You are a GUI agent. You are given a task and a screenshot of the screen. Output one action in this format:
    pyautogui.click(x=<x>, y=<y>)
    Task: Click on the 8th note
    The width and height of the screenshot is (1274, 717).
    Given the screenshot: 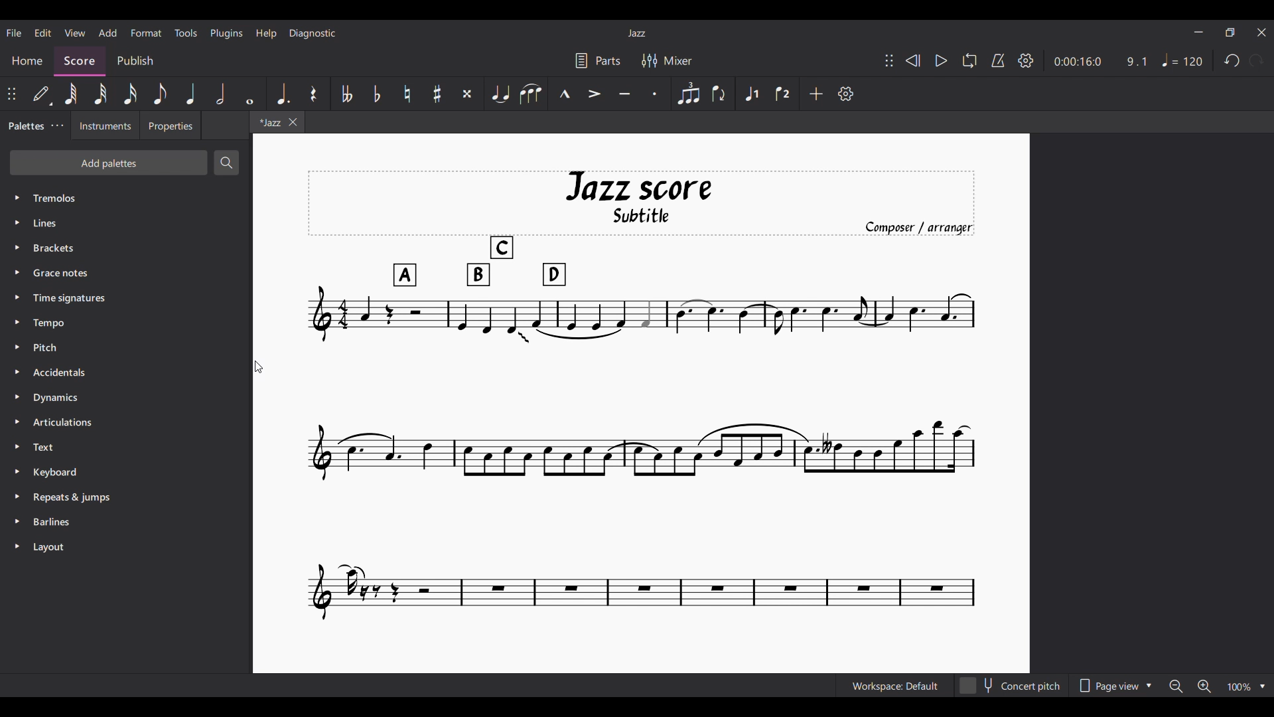 What is the action you would take?
    pyautogui.click(x=160, y=94)
    